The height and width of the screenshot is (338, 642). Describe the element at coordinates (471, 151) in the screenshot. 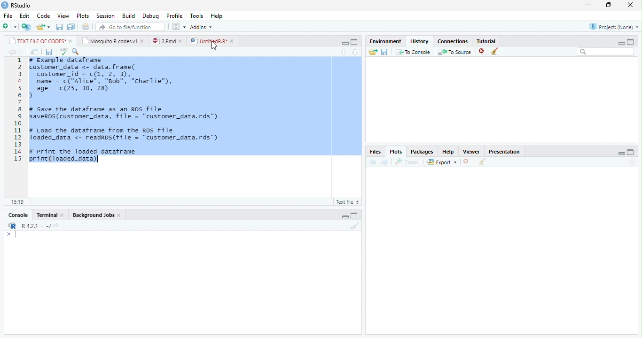

I see `Viewer` at that location.